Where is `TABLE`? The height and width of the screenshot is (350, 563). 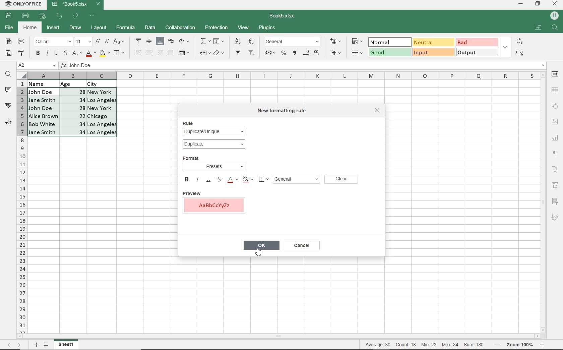
TABLE is located at coordinates (555, 90).